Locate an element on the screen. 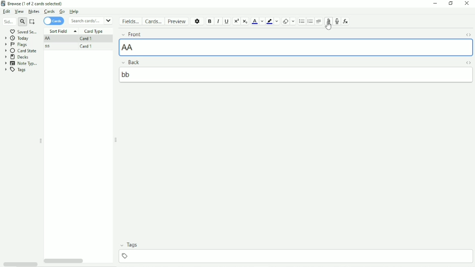 This screenshot has width=475, height=267. Help is located at coordinates (74, 11).